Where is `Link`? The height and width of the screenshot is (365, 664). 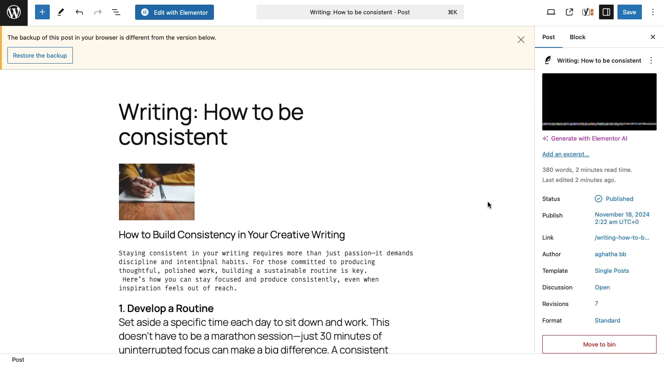 Link is located at coordinates (596, 237).